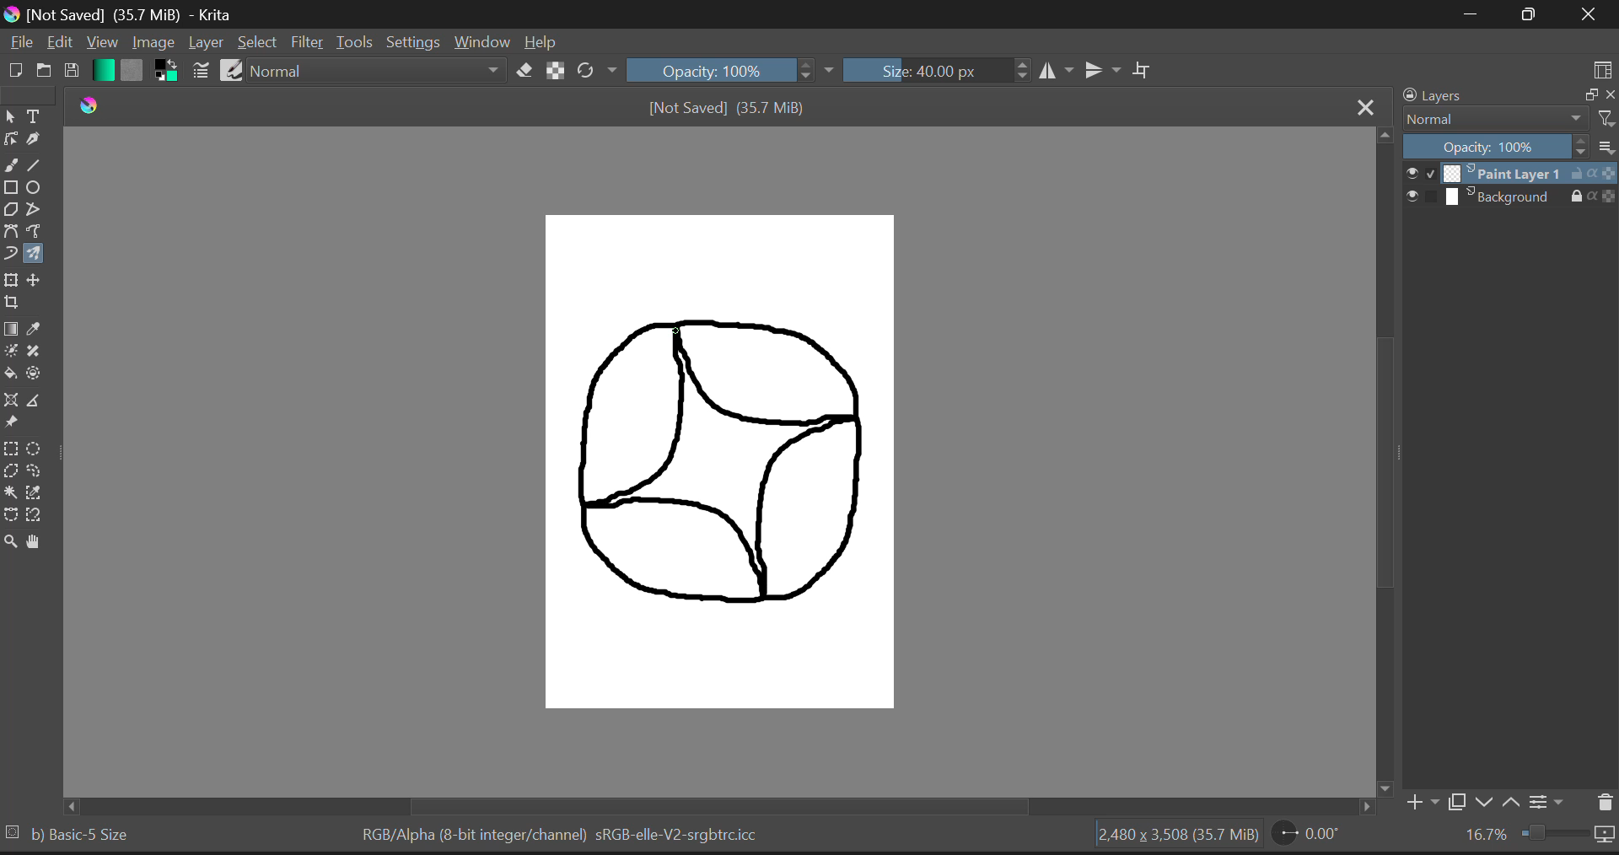 The width and height of the screenshot is (1619, 855). Describe the element at coordinates (1589, 16) in the screenshot. I see `Close` at that location.